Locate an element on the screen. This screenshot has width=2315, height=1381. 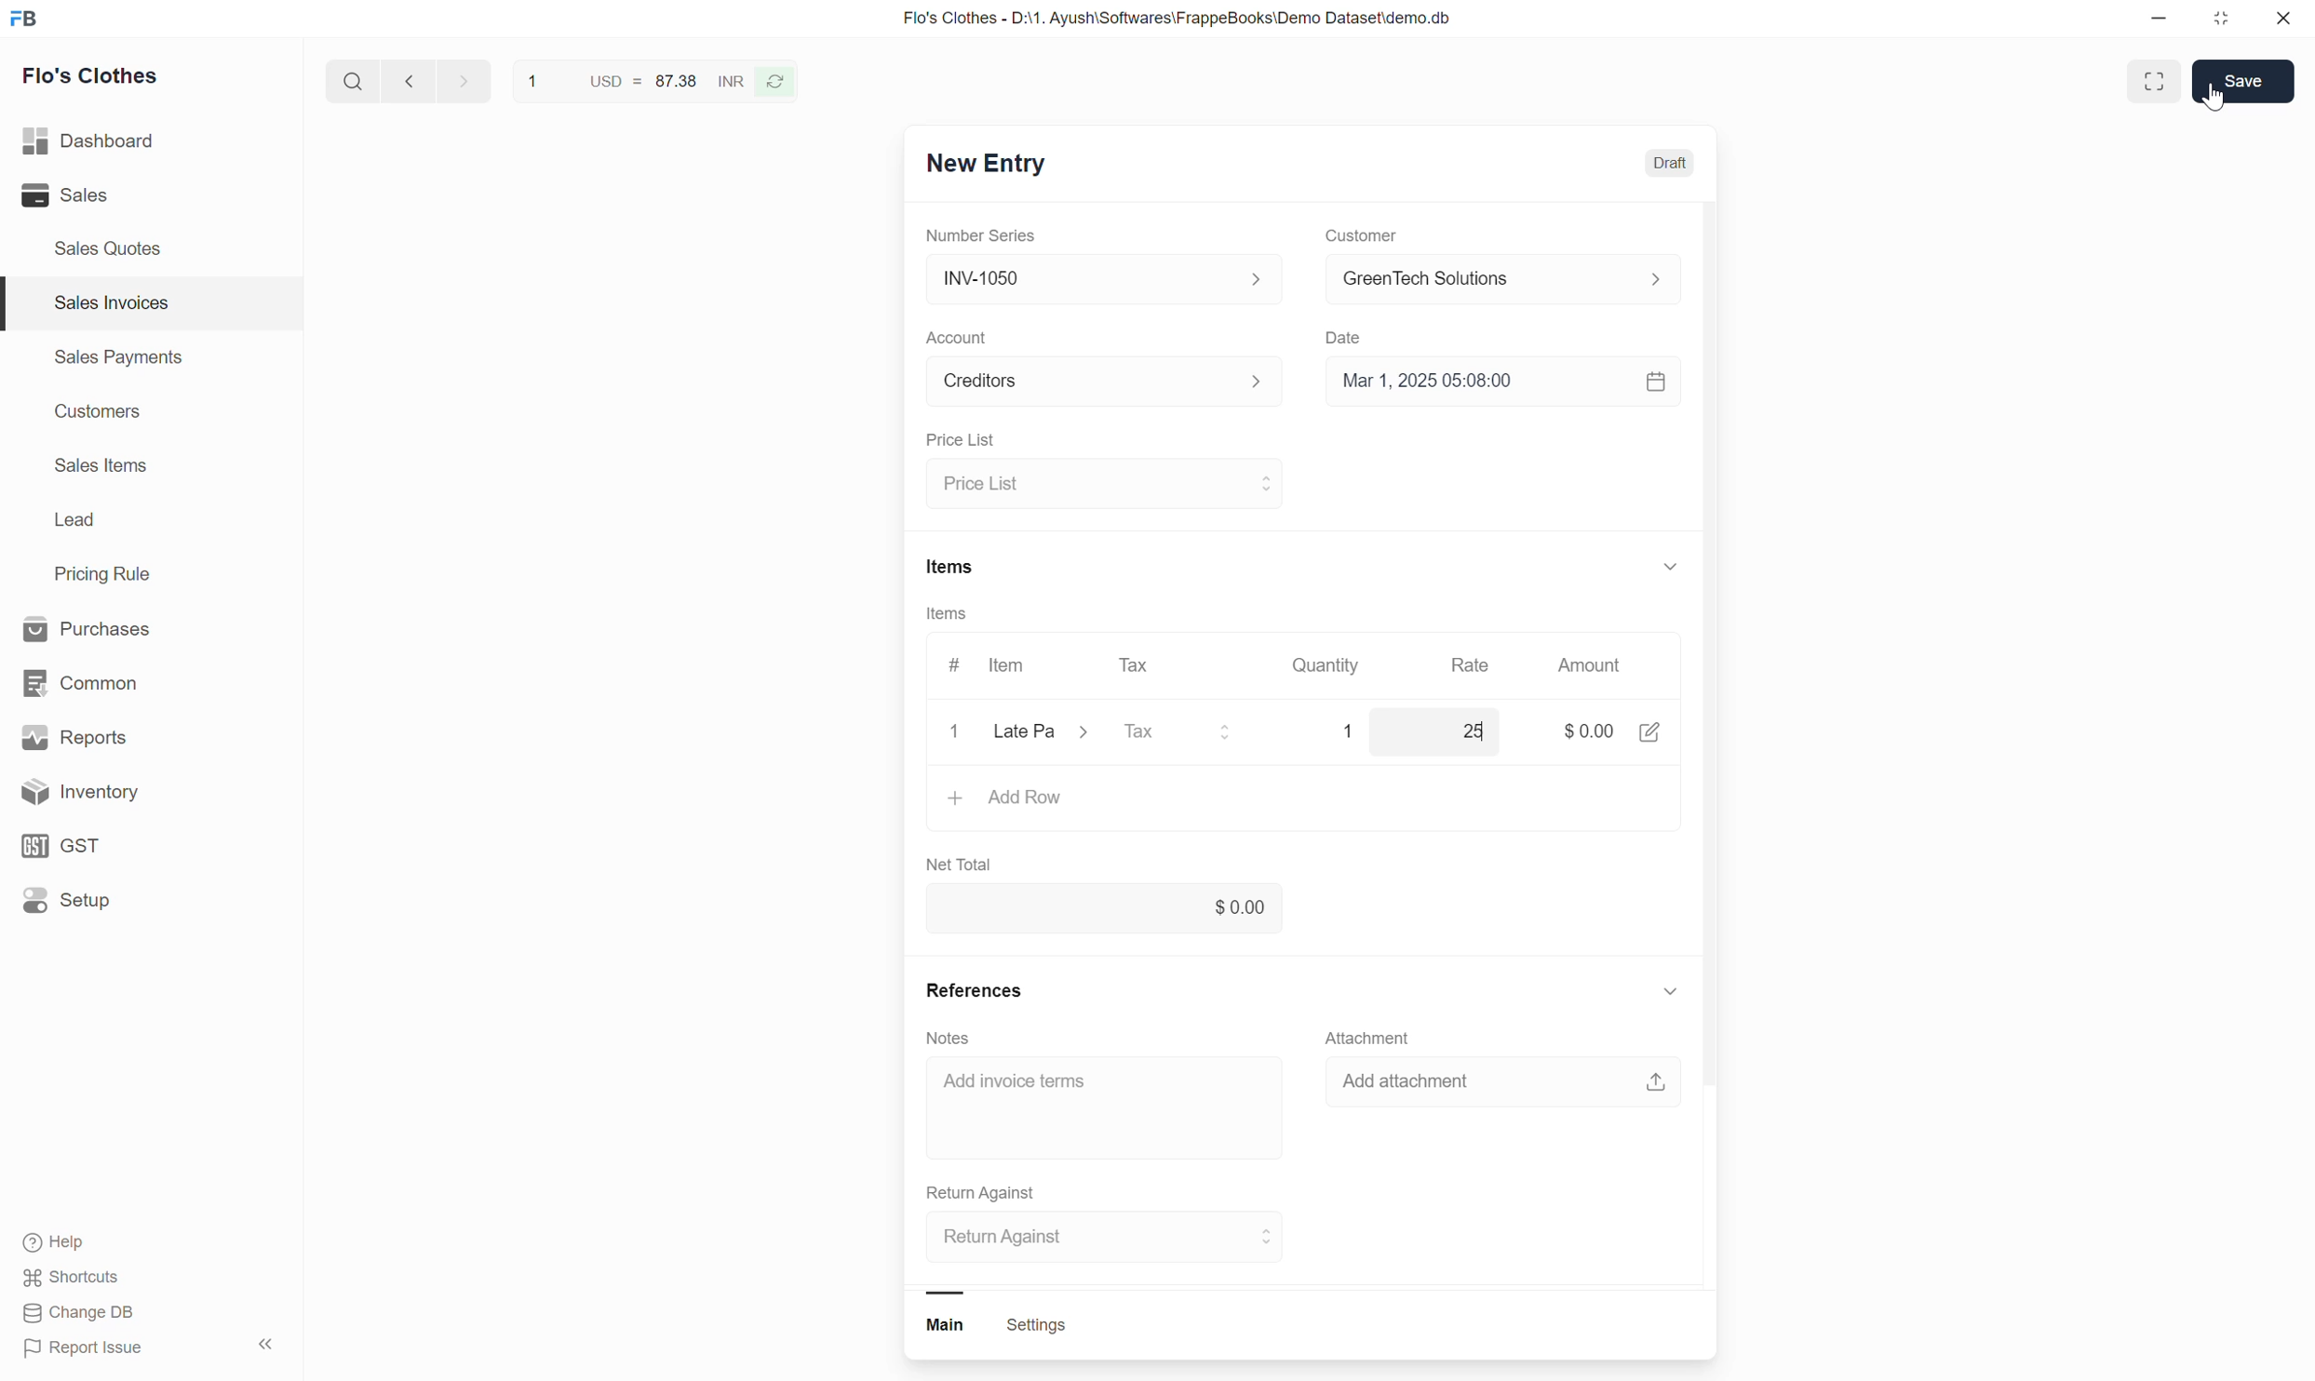
Select Number series is located at coordinates (1099, 278).